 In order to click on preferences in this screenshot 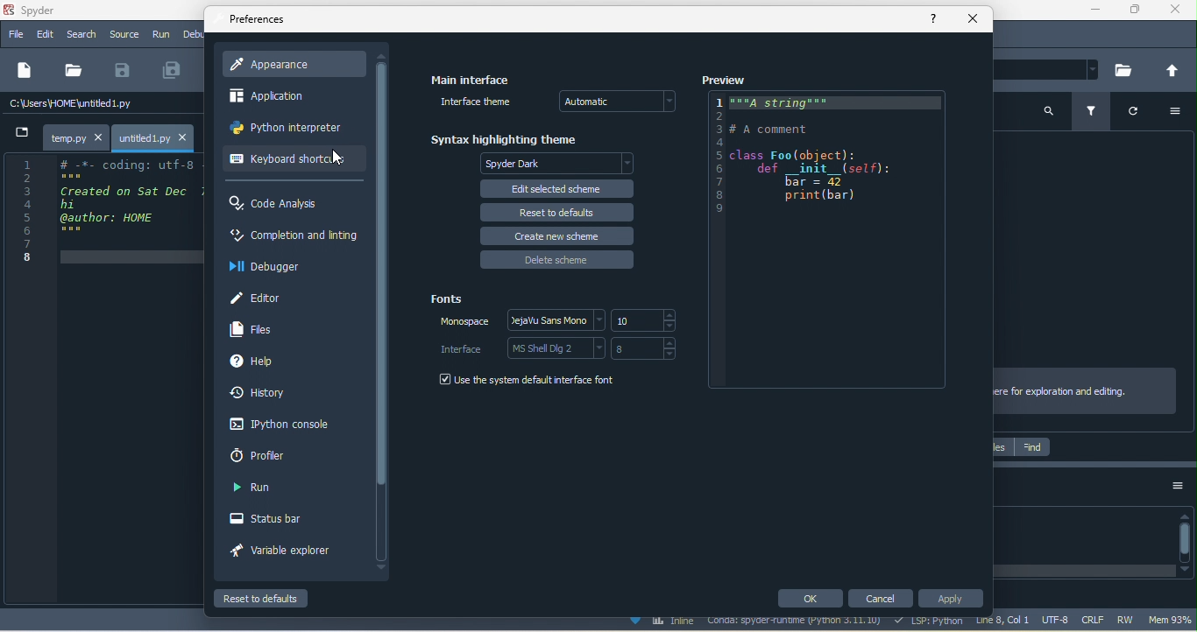, I will do `click(259, 22)`.